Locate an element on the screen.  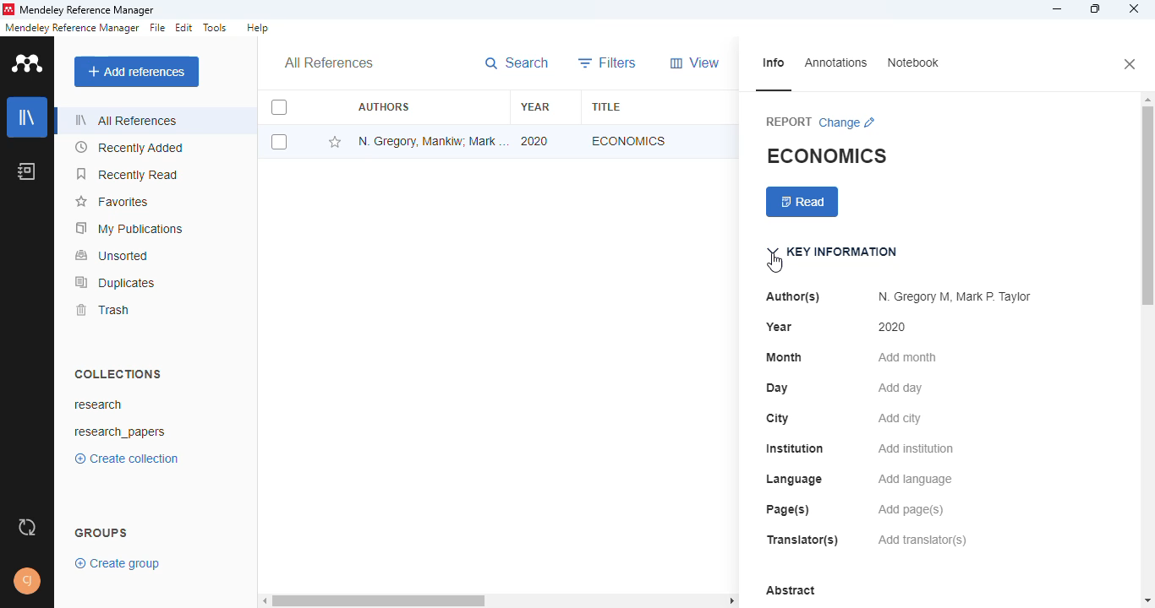
notebook is located at coordinates (27, 171).